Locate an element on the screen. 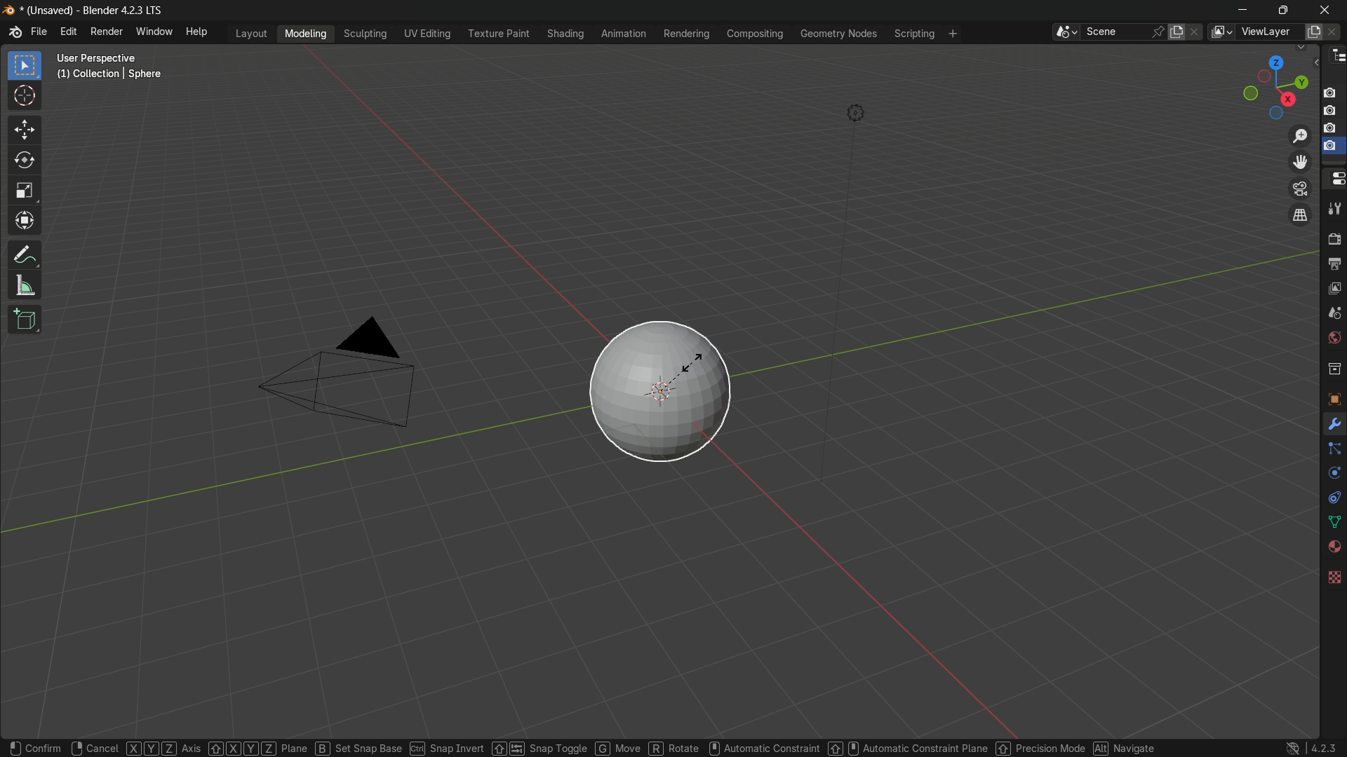 The image size is (1347, 757). (unsaved) blender 4.2.3 LTS is located at coordinates (82, 11).